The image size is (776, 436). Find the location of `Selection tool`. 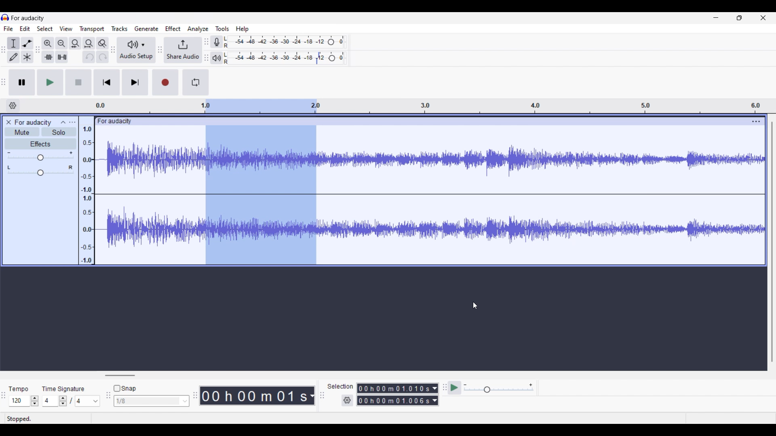

Selection tool is located at coordinates (14, 44).